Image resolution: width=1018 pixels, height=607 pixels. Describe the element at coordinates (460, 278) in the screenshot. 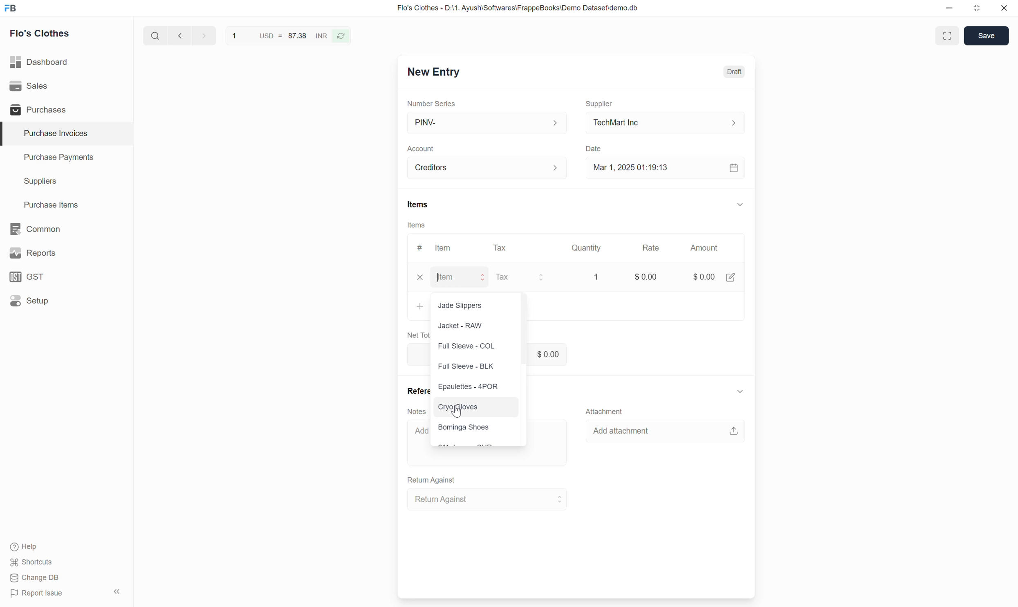

I see `Item` at that location.